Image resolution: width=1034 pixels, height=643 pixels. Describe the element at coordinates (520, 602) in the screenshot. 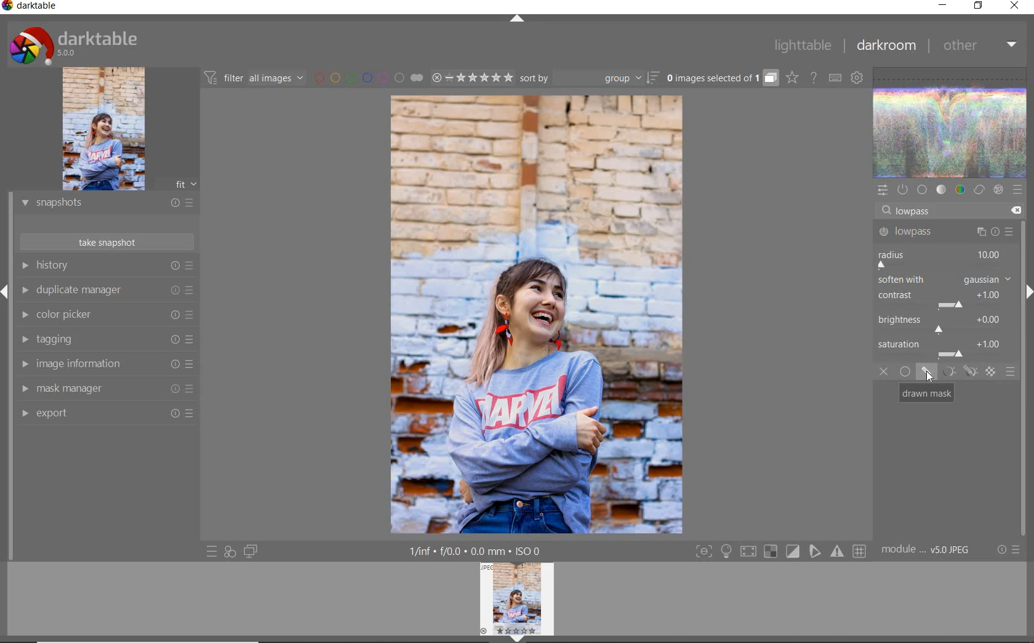

I see `image preview` at that location.